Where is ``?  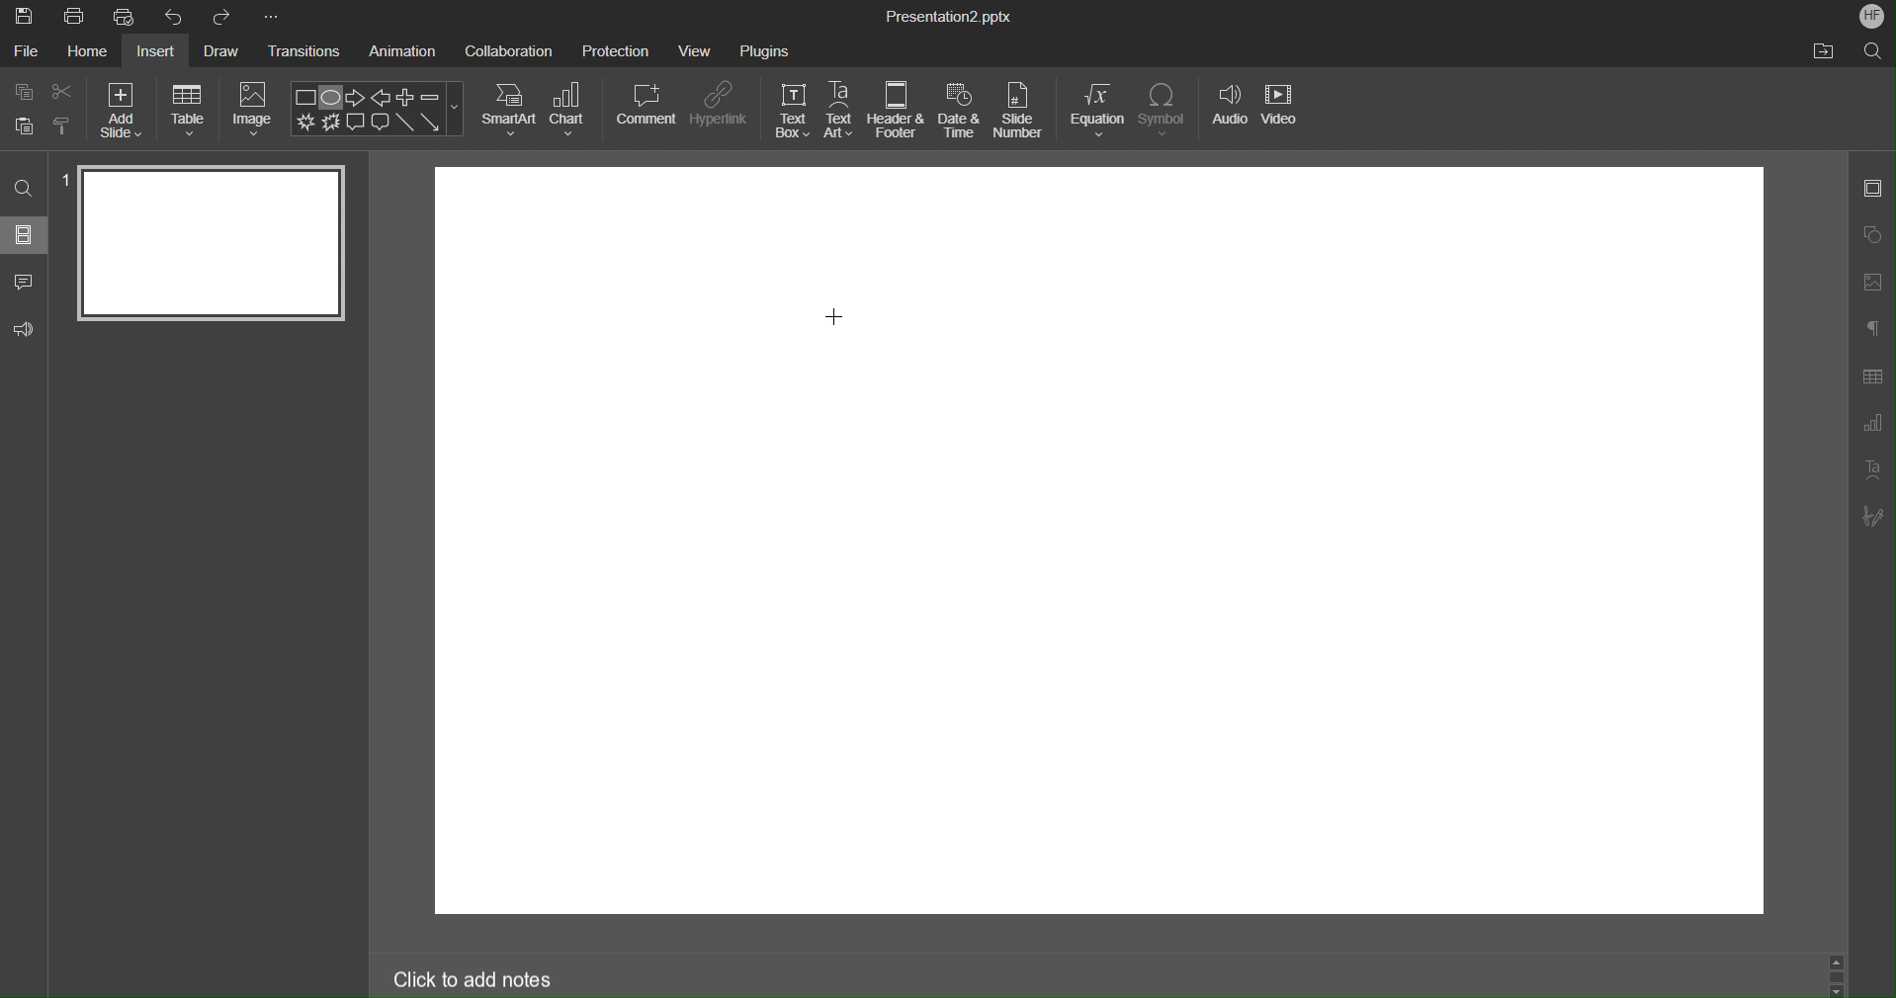
 is located at coordinates (25, 125).